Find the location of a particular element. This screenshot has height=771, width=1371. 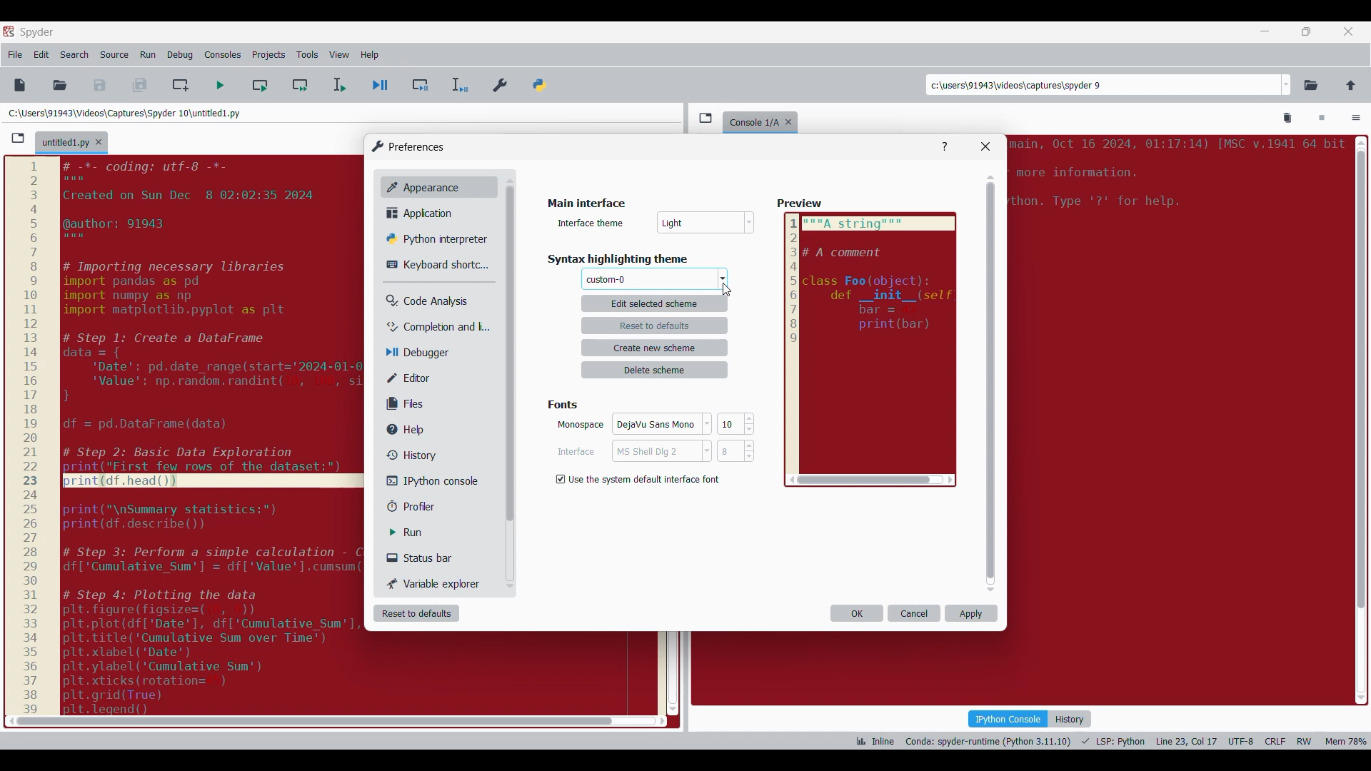

History is located at coordinates (1070, 719).